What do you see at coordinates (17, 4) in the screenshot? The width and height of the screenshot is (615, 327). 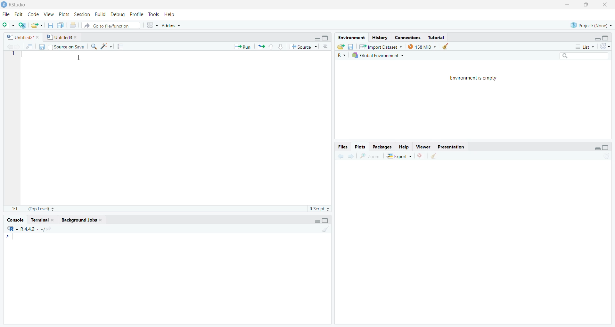 I see `RStudio` at bounding box center [17, 4].